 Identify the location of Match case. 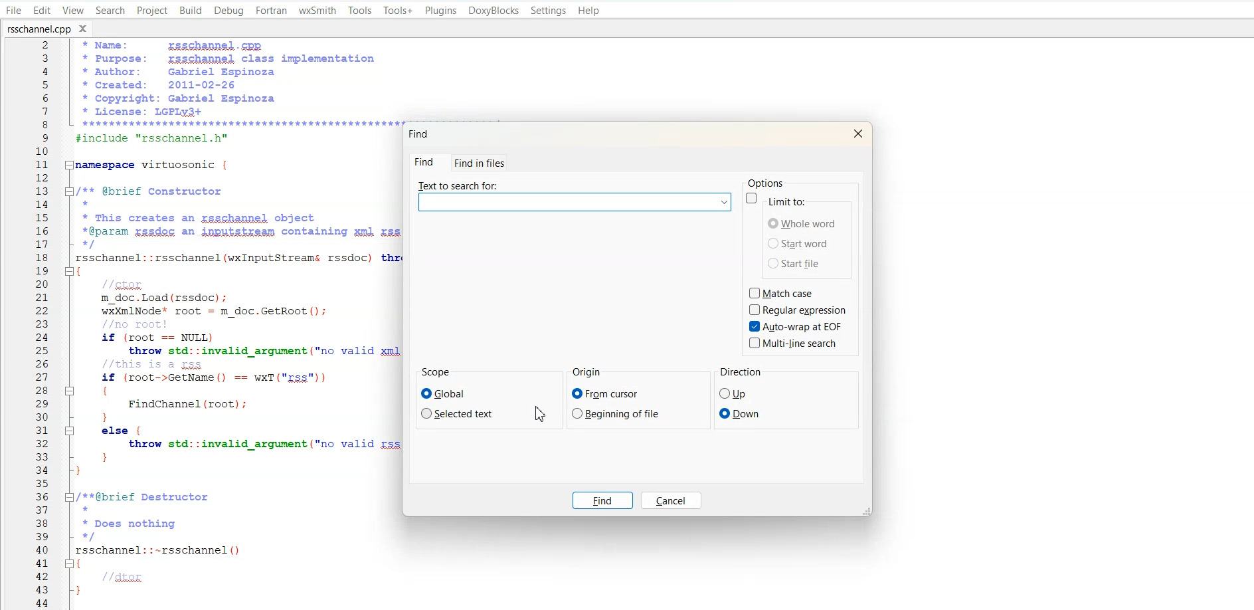
(784, 292).